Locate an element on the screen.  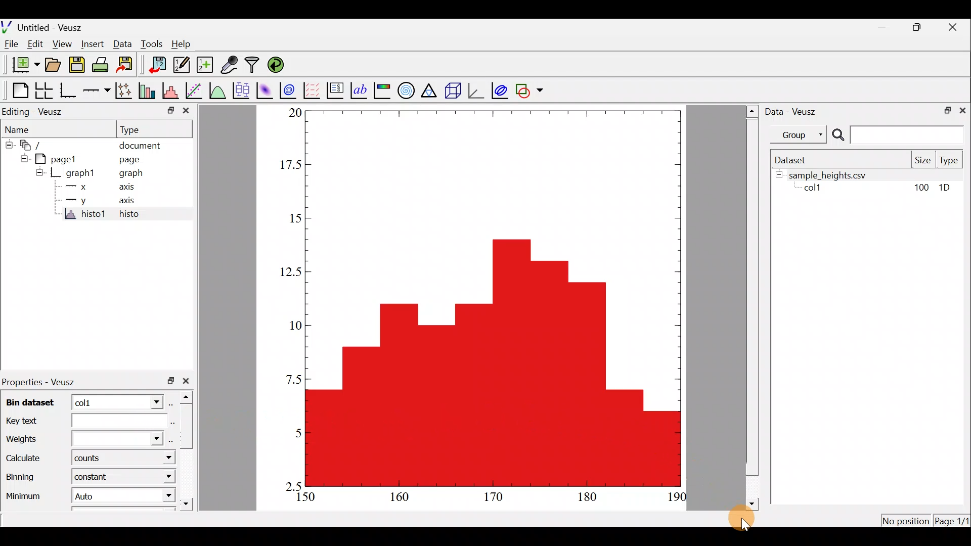
text label is located at coordinates (360, 91).